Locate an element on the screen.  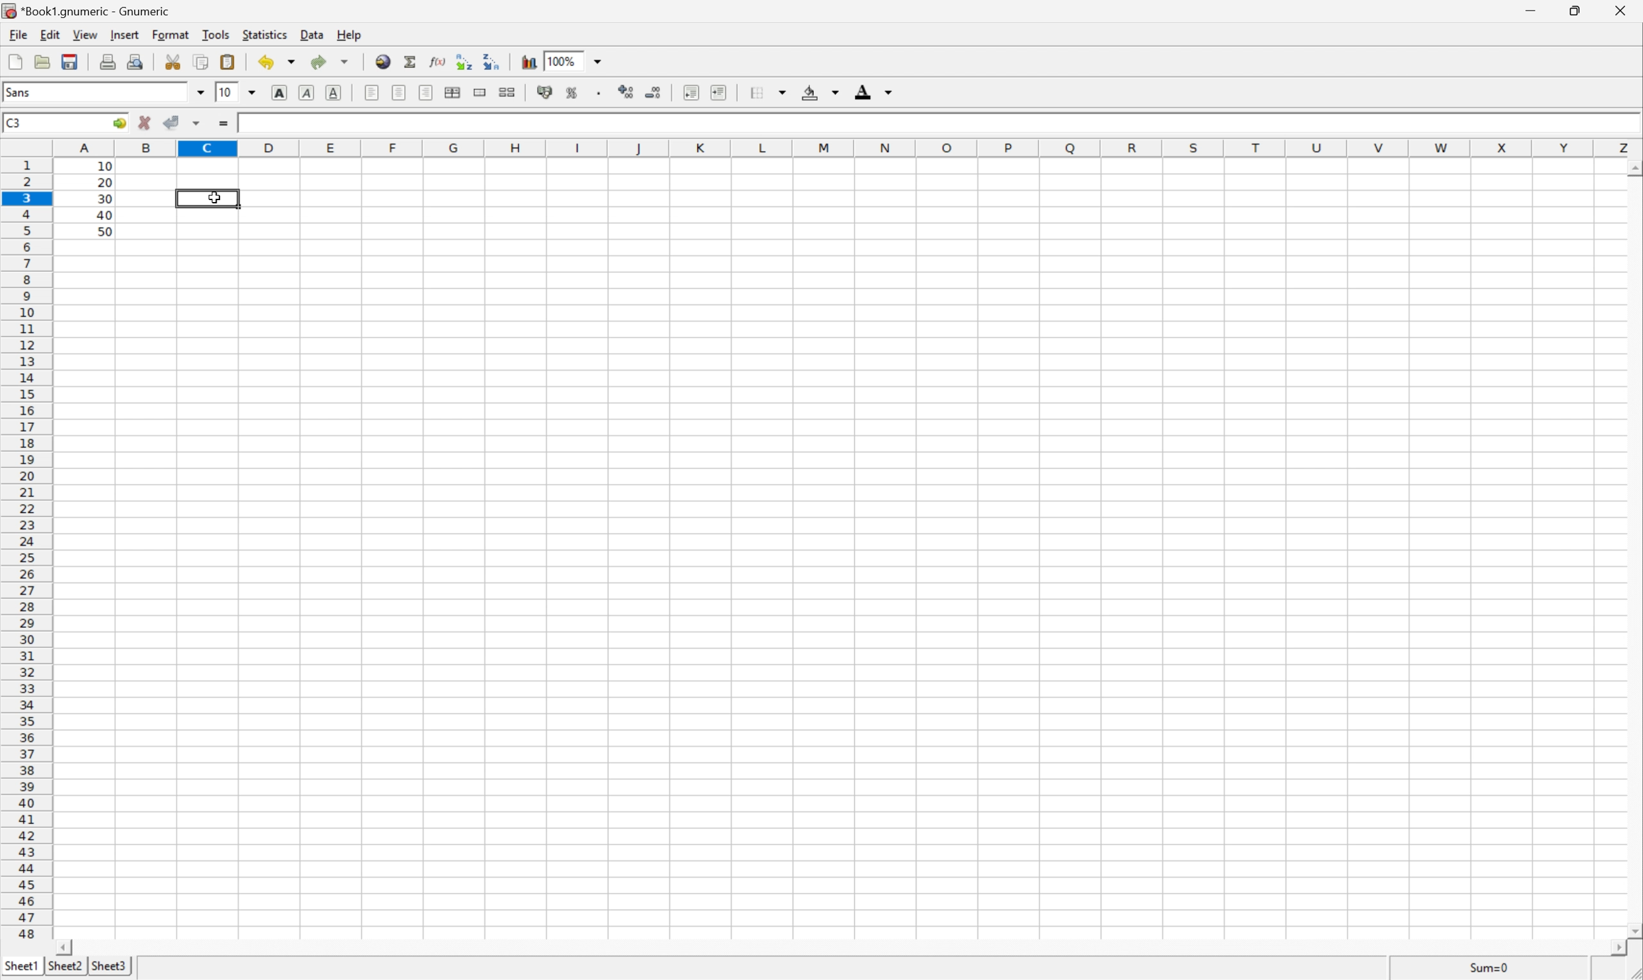
Drop down is located at coordinates (295, 63).